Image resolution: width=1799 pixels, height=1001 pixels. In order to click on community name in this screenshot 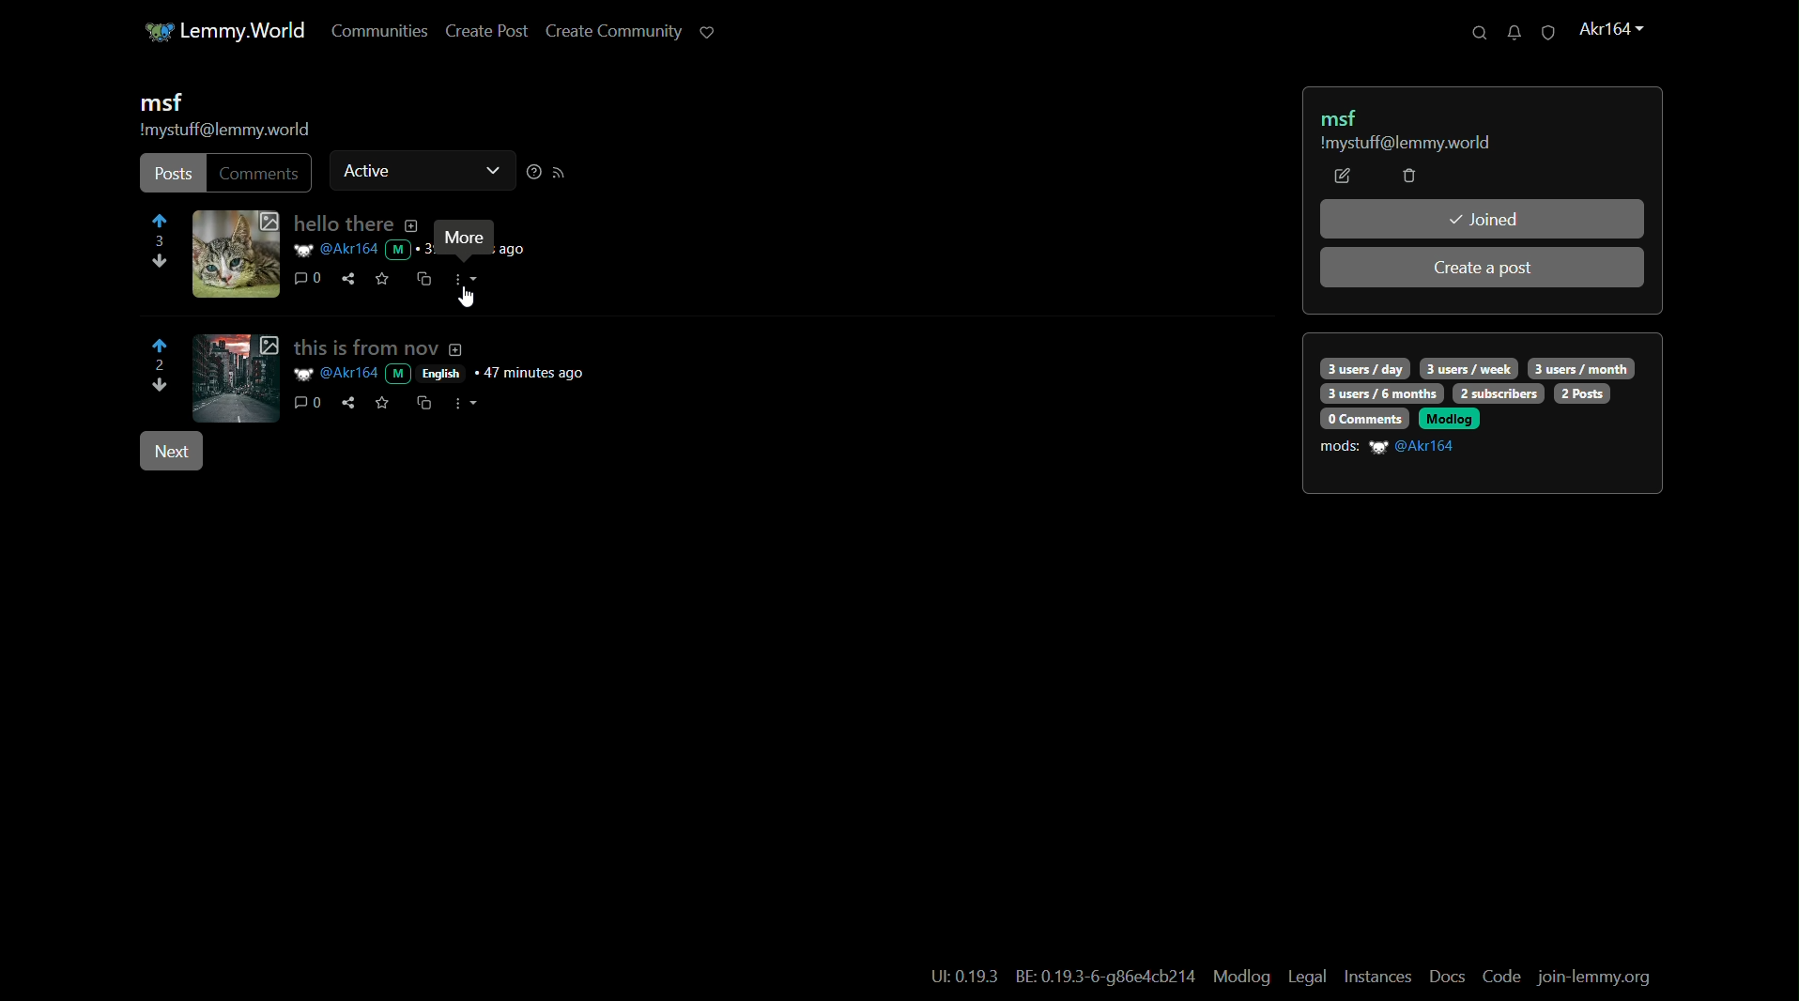, I will do `click(160, 103)`.